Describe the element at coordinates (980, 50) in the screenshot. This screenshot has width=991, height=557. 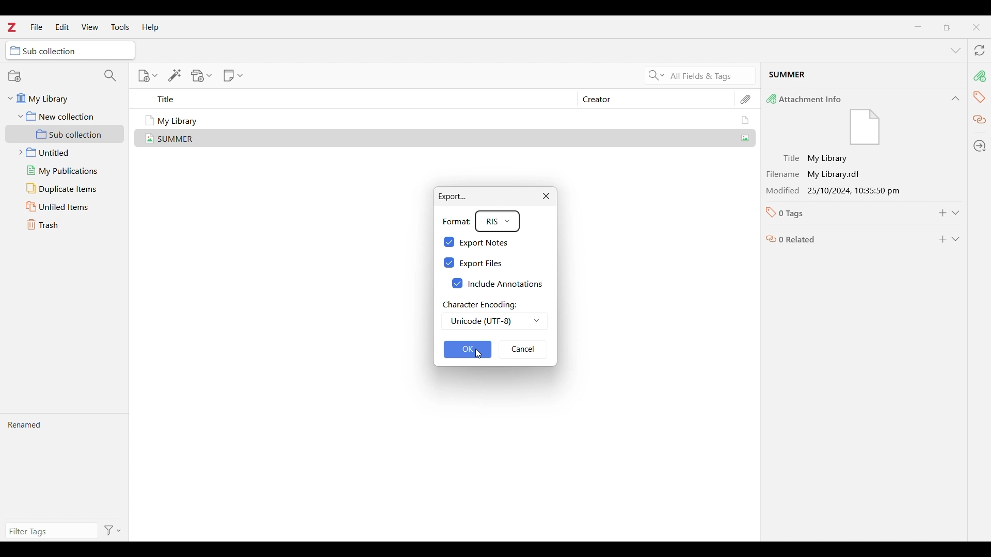
I see `Sync with zotero.org` at that location.